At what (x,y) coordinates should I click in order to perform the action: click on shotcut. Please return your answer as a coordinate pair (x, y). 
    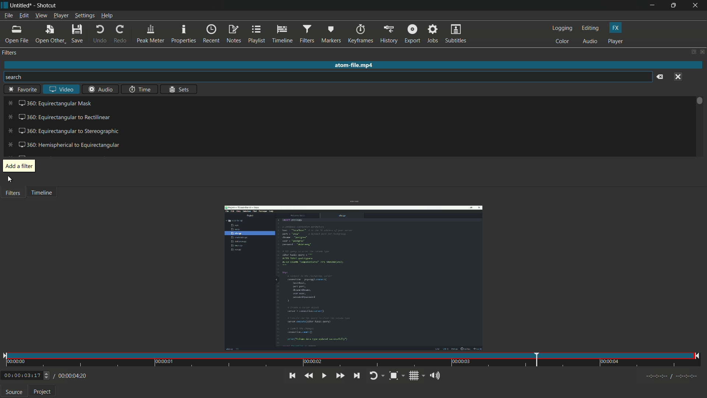
    Looking at the image, I should click on (46, 6).